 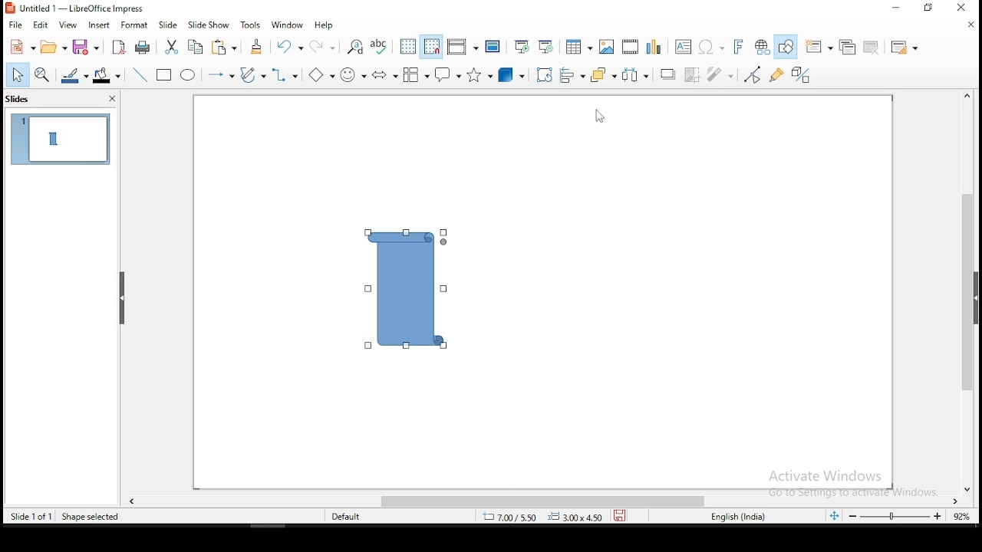 What do you see at coordinates (42, 73) in the screenshot?
I see `zoom and pan` at bounding box center [42, 73].